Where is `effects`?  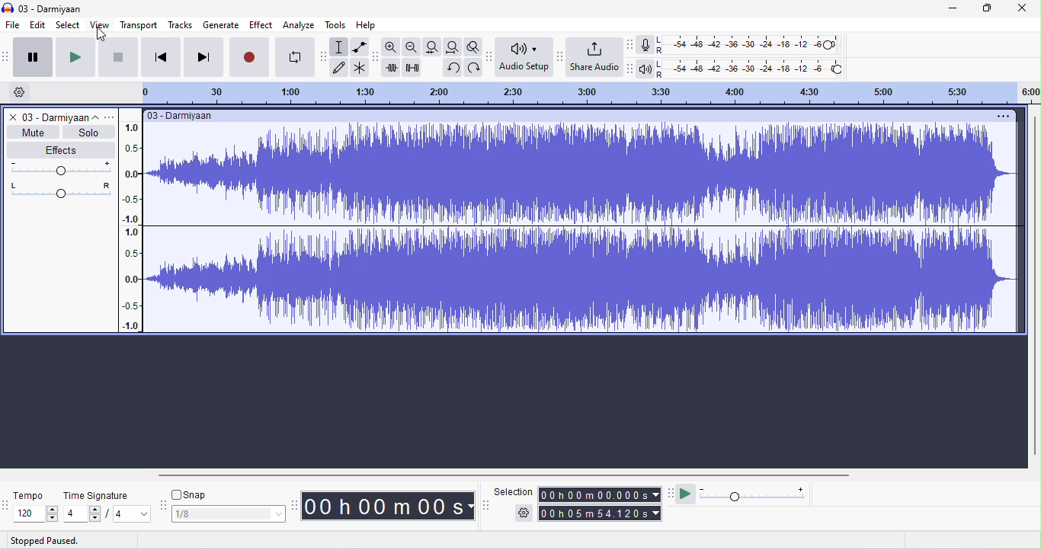 effects is located at coordinates (60, 149).